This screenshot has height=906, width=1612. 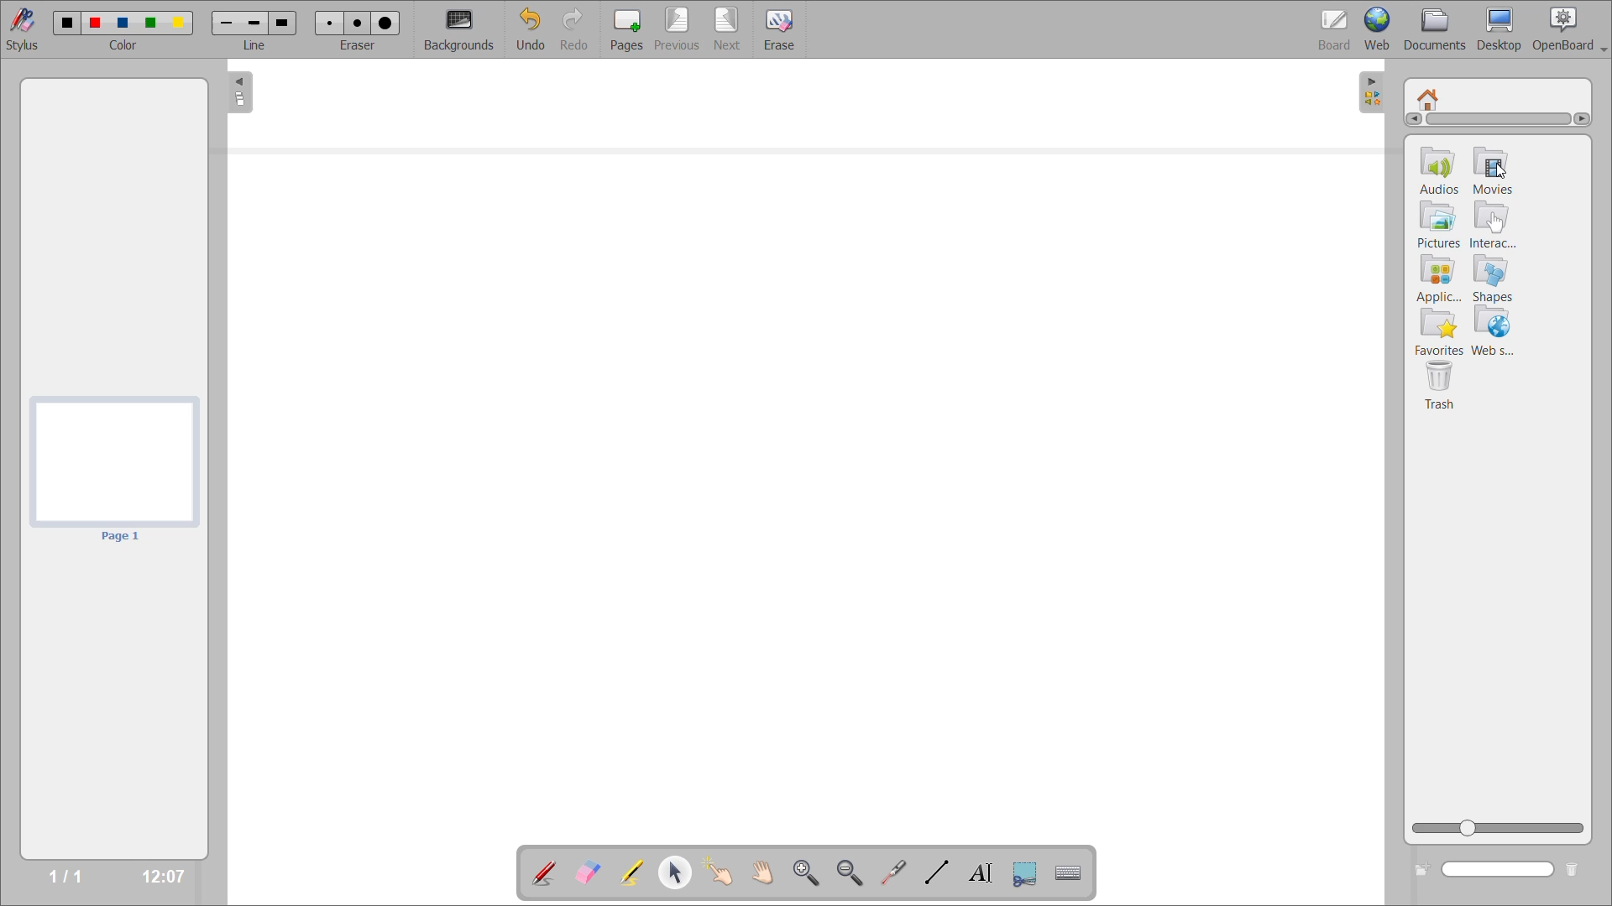 What do you see at coordinates (361, 47) in the screenshot?
I see `eraser ` at bounding box center [361, 47].